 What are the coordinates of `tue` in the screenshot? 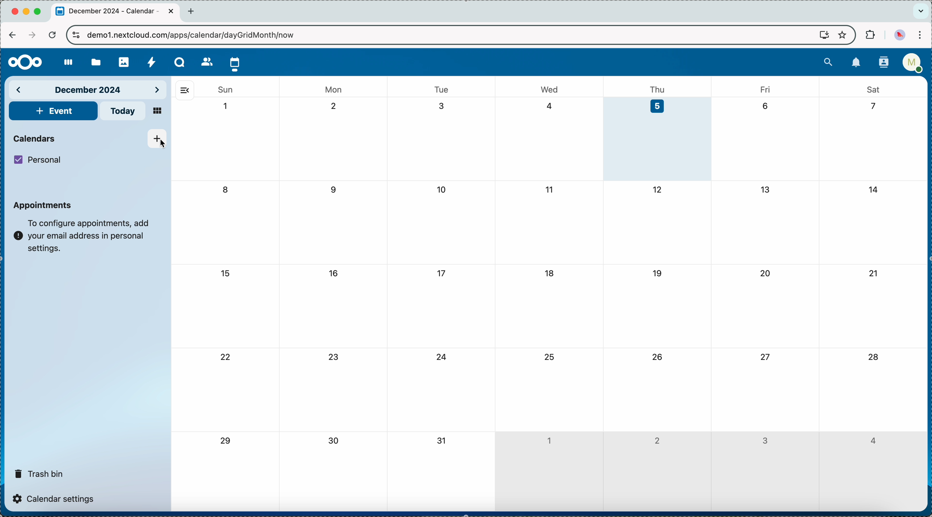 It's located at (441, 89).